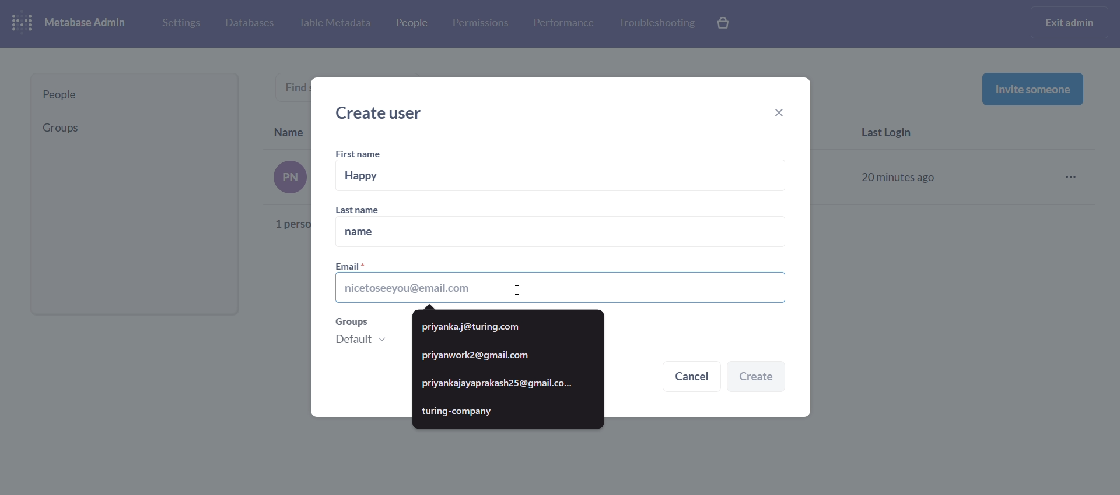  I want to click on troubleshooting, so click(656, 23).